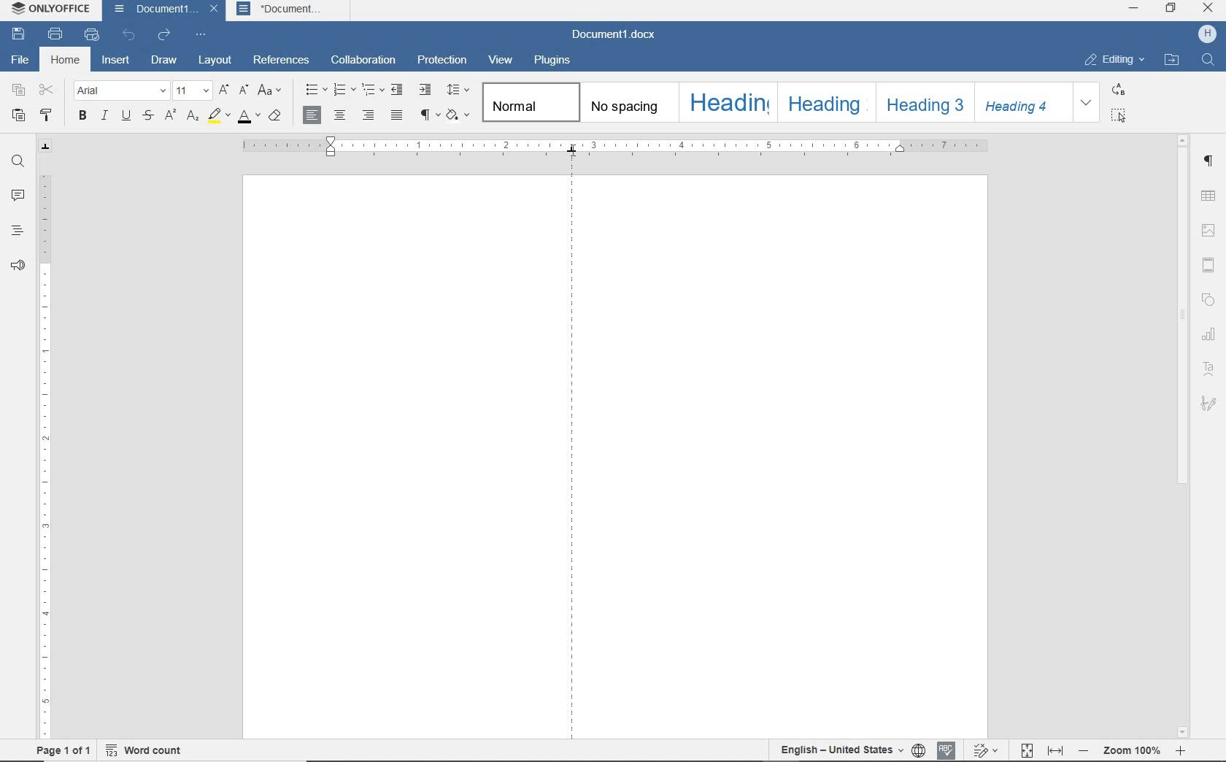  What do you see at coordinates (1028, 751) in the screenshot?
I see `FIT TO PAGE` at bounding box center [1028, 751].